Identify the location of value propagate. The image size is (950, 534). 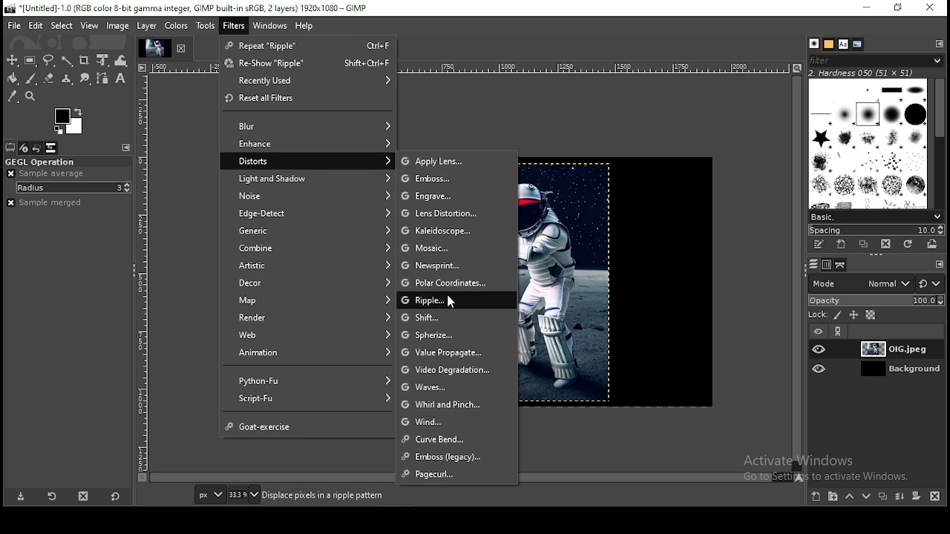
(443, 350).